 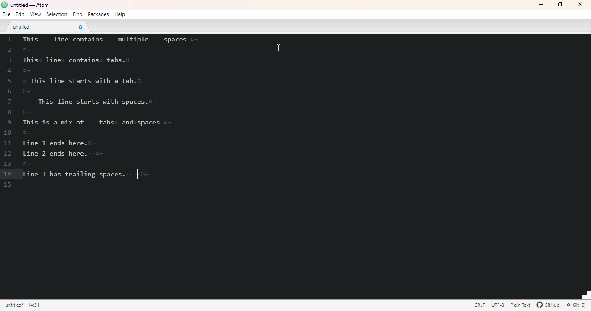 I want to click on invisible characters, so click(x=130, y=60).